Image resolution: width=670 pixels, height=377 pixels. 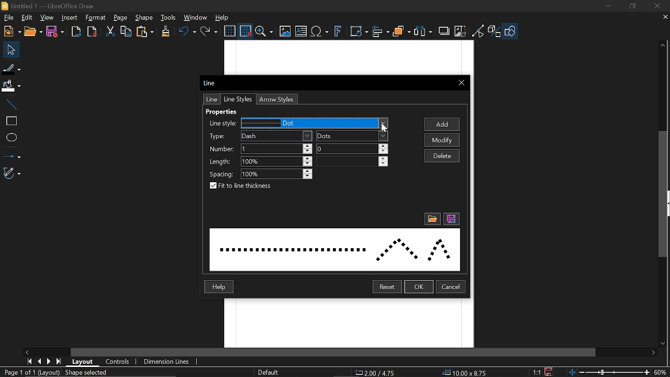 What do you see at coordinates (535, 372) in the screenshot?
I see `proportion` at bounding box center [535, 372].